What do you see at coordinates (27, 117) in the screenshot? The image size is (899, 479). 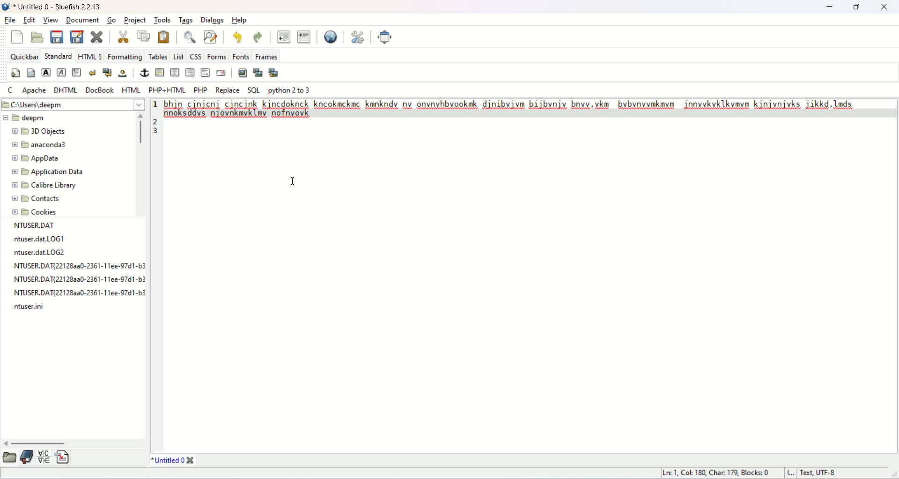 I see `deepm` at bounding box center [27, 117].